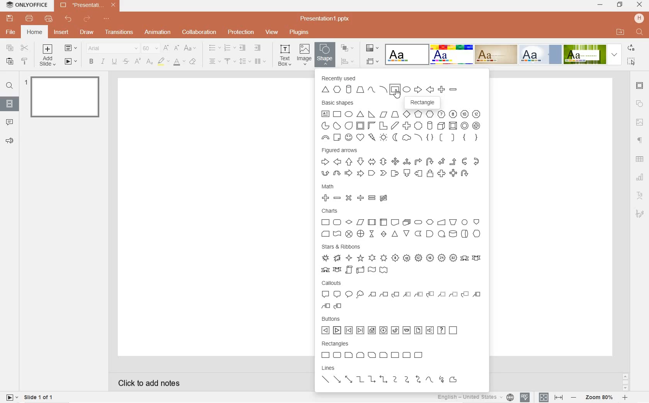 Image resolution: width=649 pixels, height=403 pixels. What do you see at coordinates (350, 137) in the screenshot?
I see `Smiley Face` at bounding box center [350, 137].